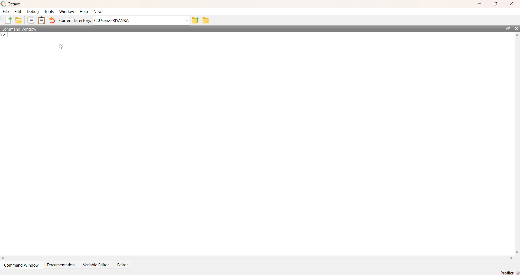  I want to click on add, so click(6, 21).